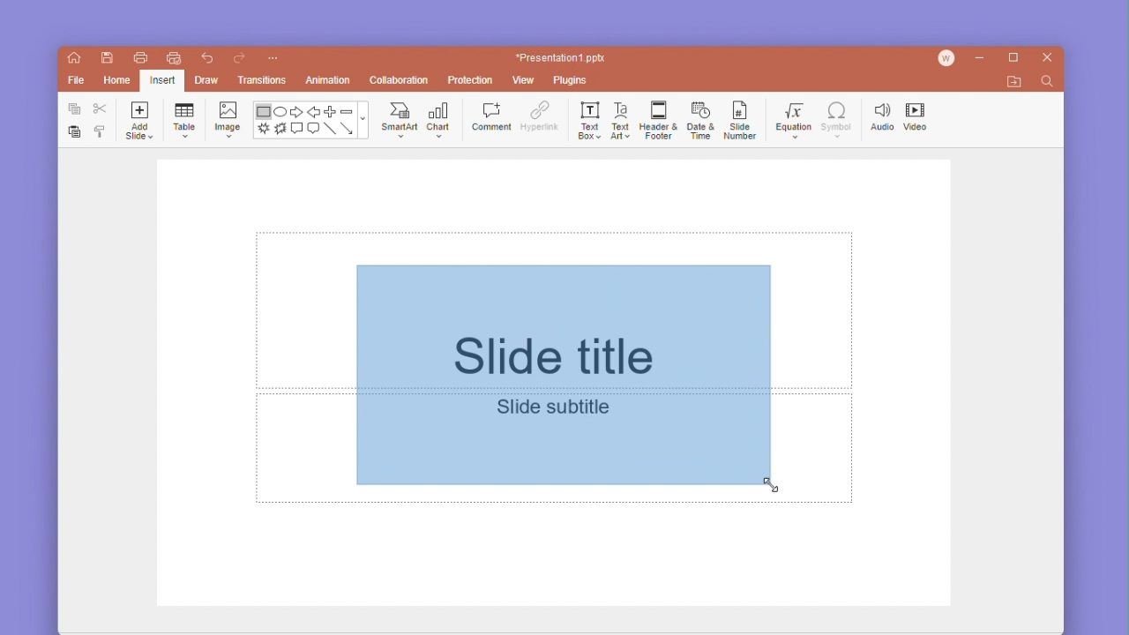 The image size is (1129, 635). Describe the element at coordinates (948, 59) in the screenshot. I see `account icon` at that location.